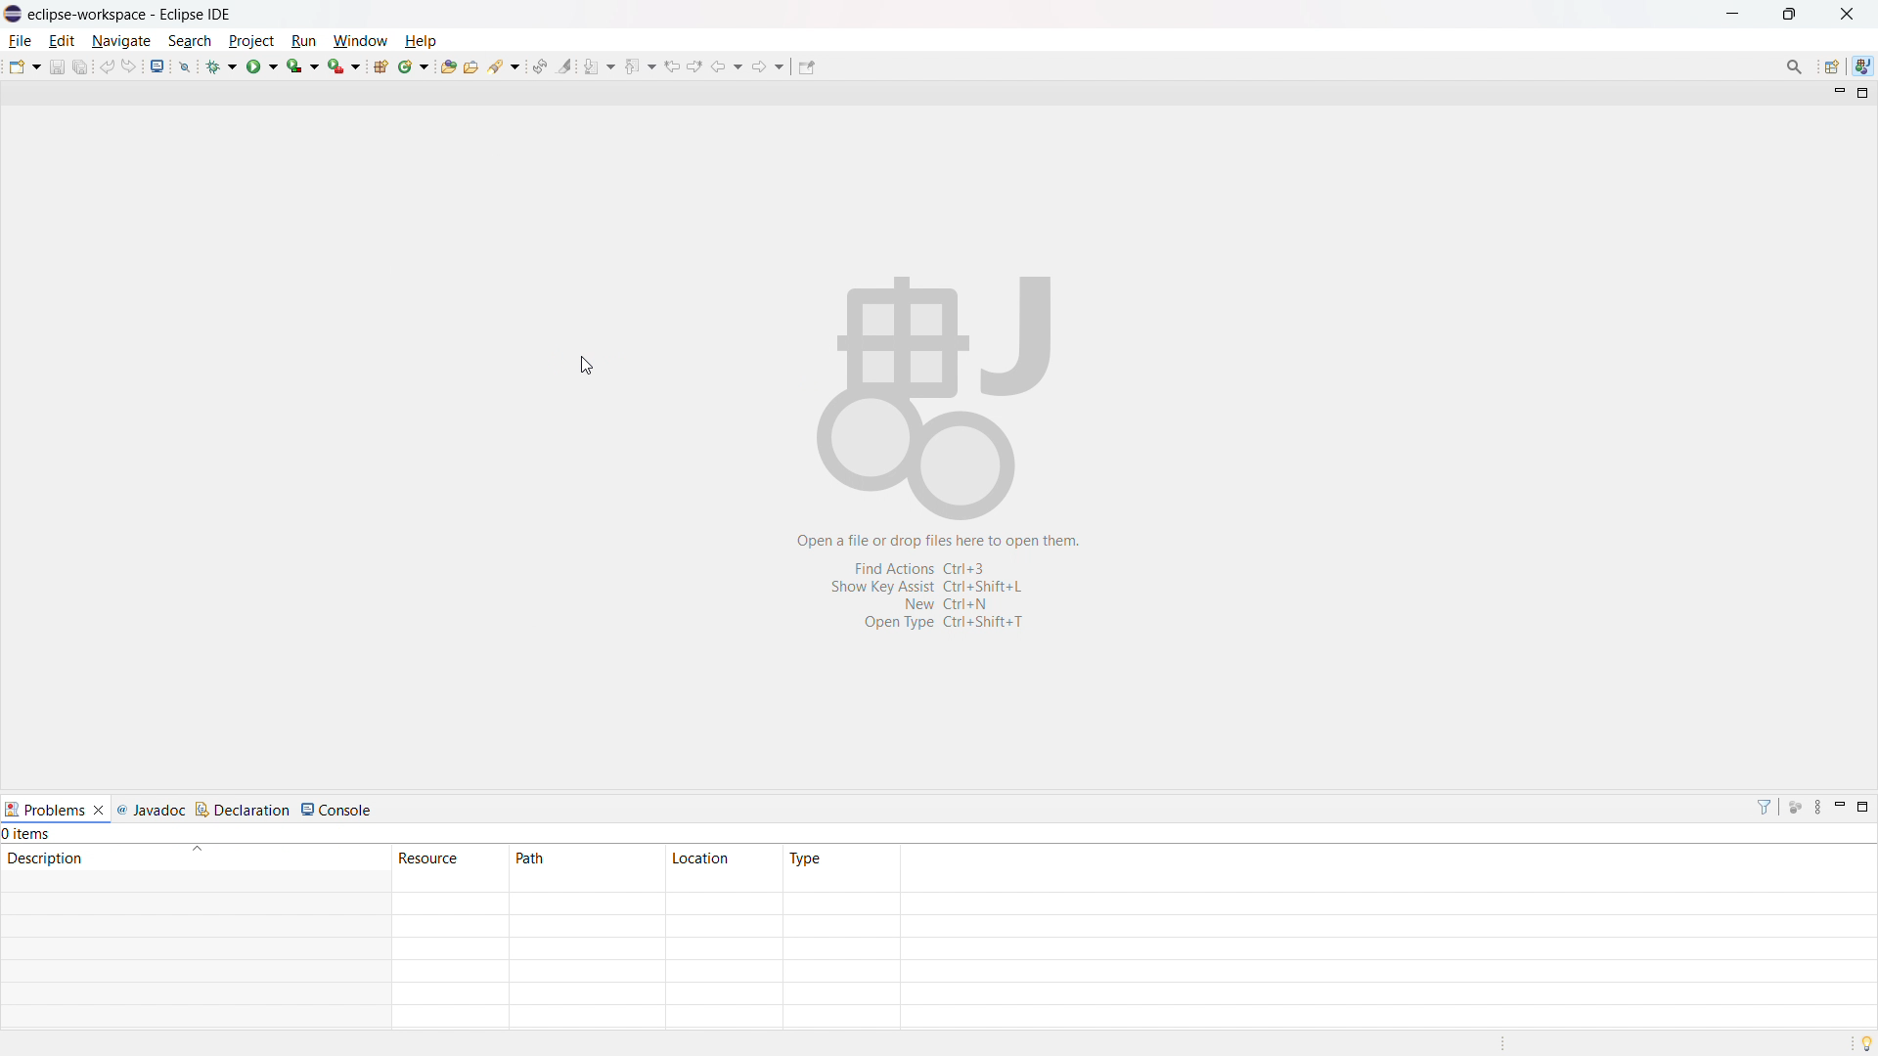  What do you see at coordinates (586, 366) in the screenshot?
I see `cursor` at bounding box center [586, 366].